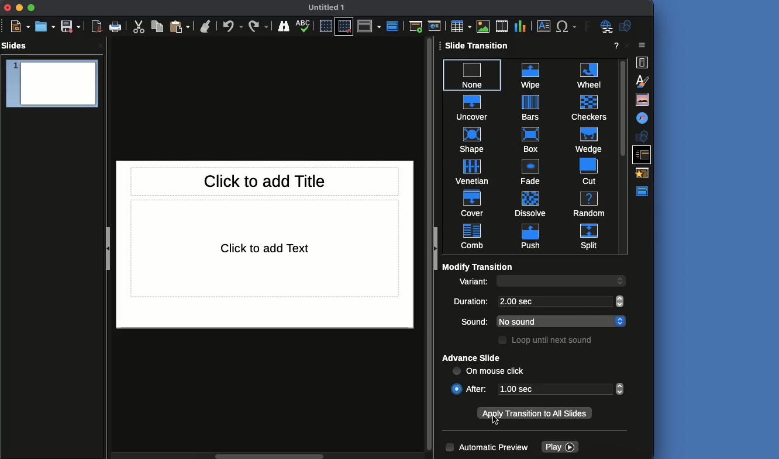 This screenshot has width=779, height=459. What do you see at coordinates (327, 7) in the screenshot?
I see `` at bounding box center [327, 7].